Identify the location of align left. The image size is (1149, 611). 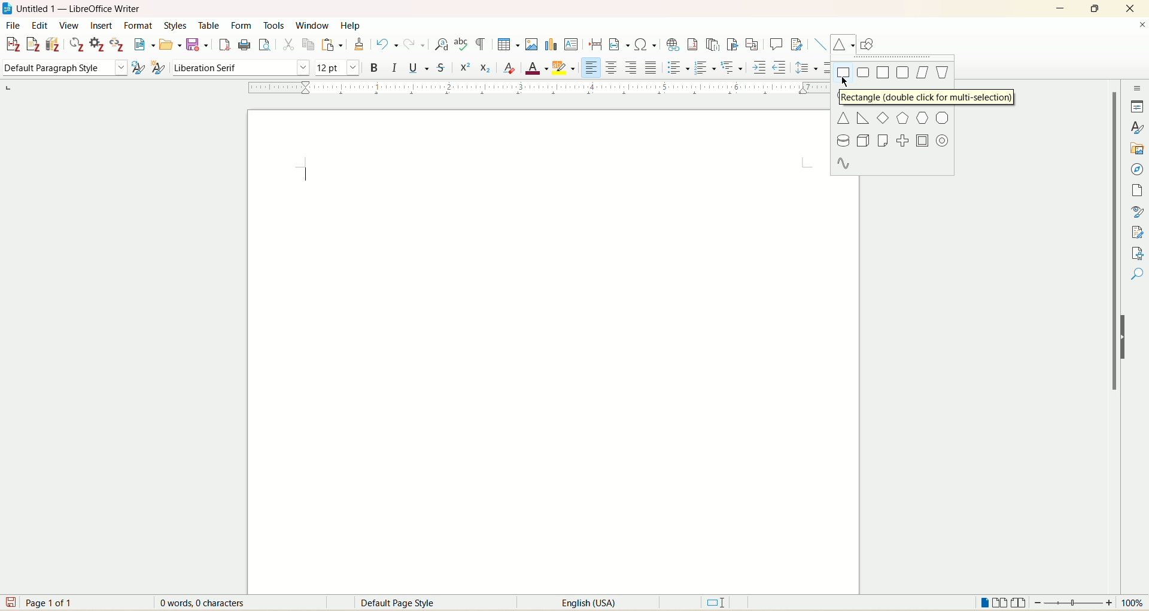
(592, 68).